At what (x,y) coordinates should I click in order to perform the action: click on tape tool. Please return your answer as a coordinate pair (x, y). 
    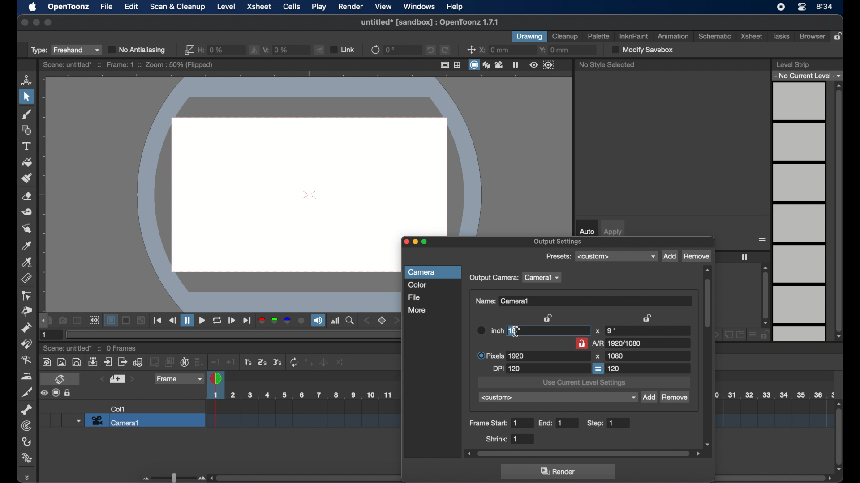
    Looking at the image, I should click on (27, 212).